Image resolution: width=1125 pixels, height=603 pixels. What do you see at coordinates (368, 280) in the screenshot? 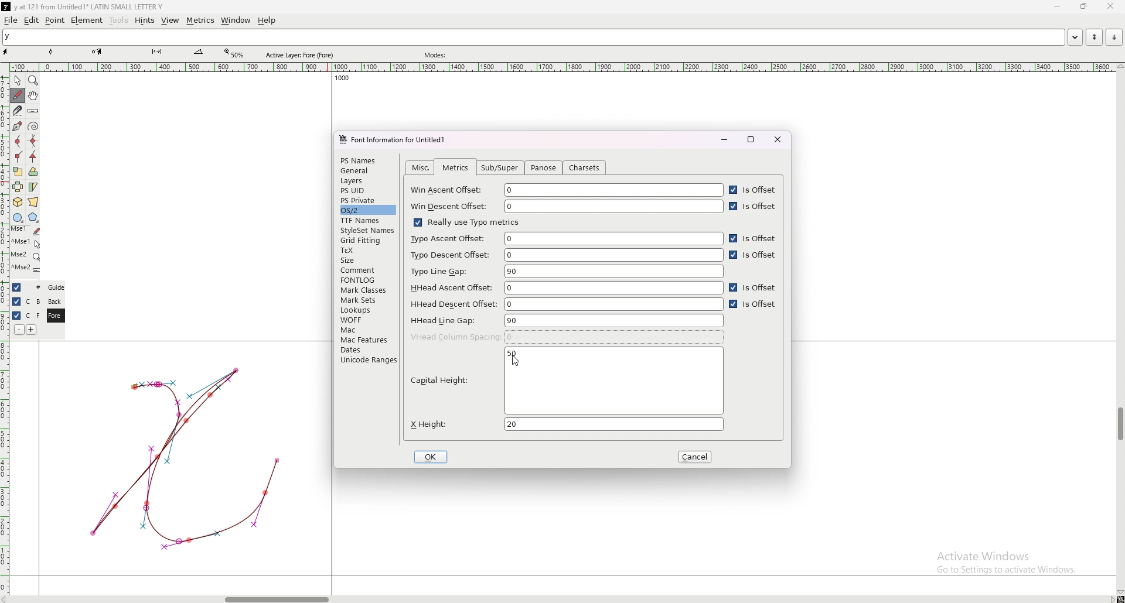
I see `fontlog` at bounding box center [368, 280].